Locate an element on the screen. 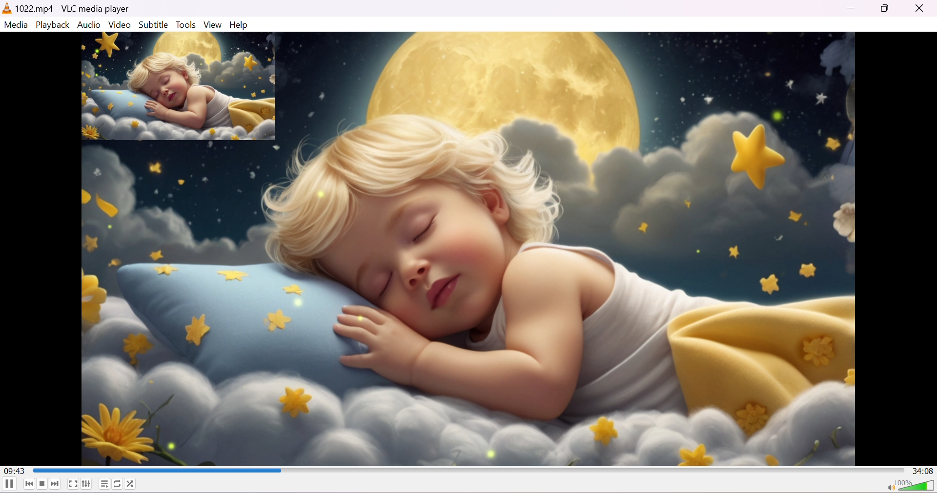 The height and width of the screenshot is (493, 937). Stop playback is located at coordinates (43, 484).